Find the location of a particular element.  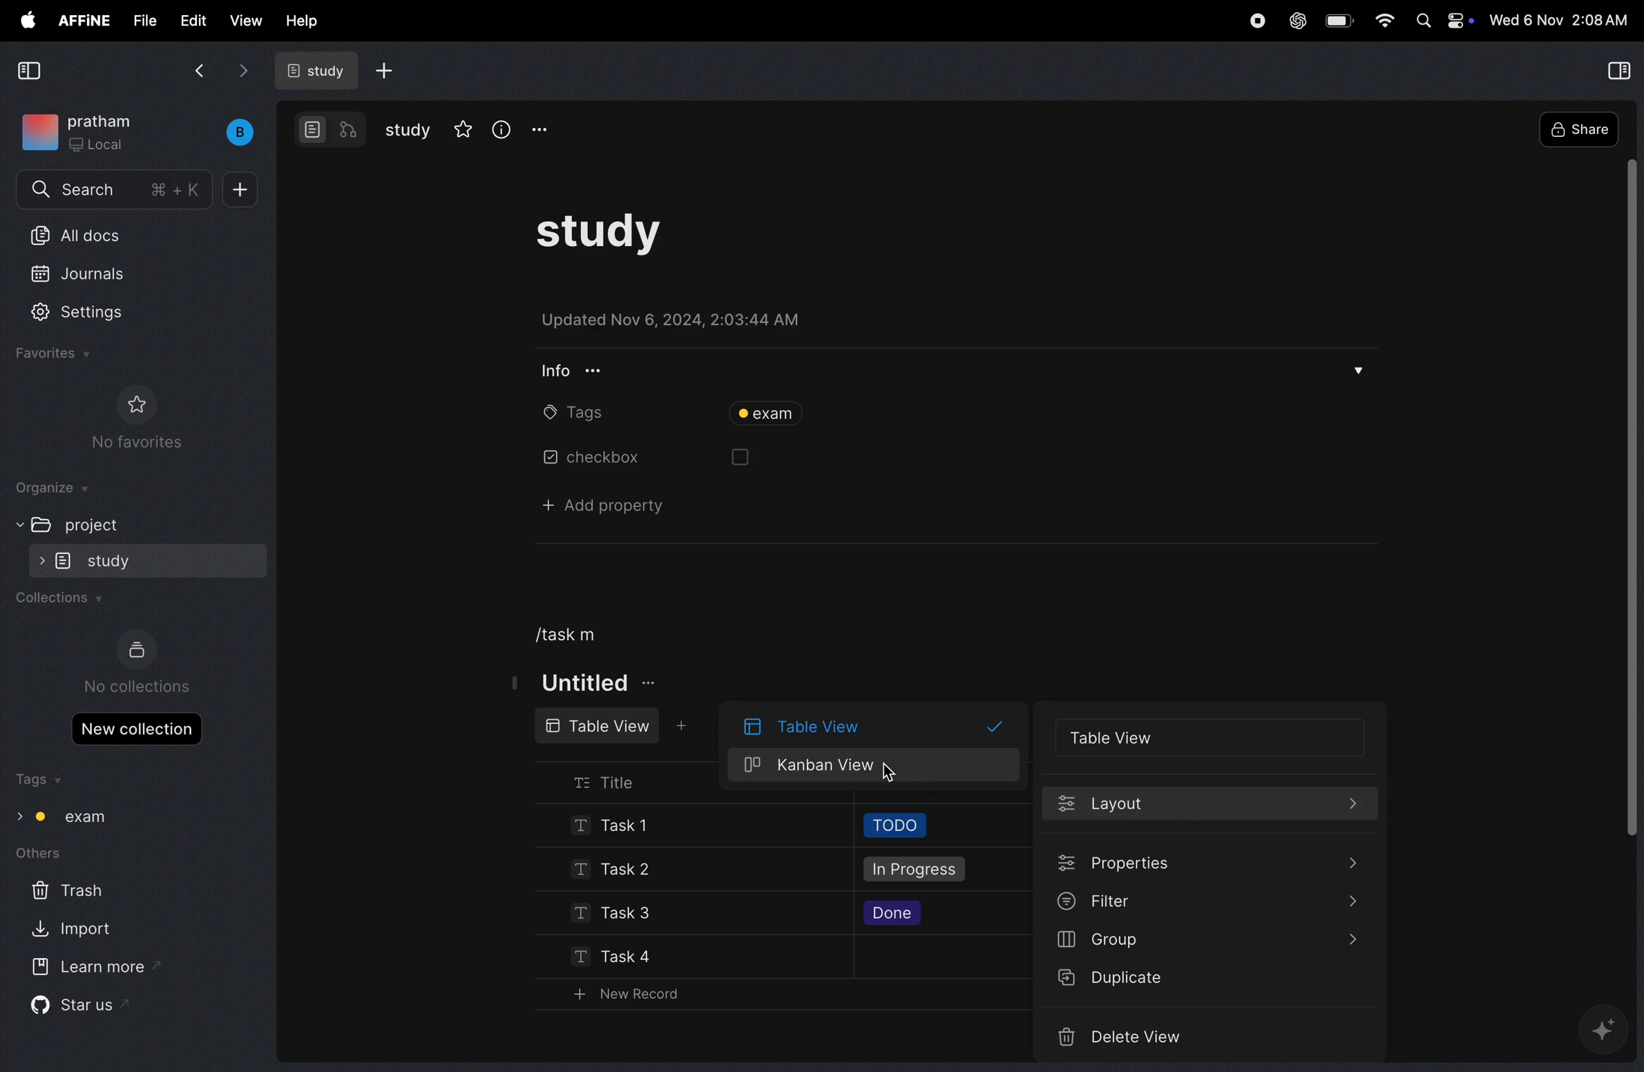

task 3 is located at coordinates (606, 916).